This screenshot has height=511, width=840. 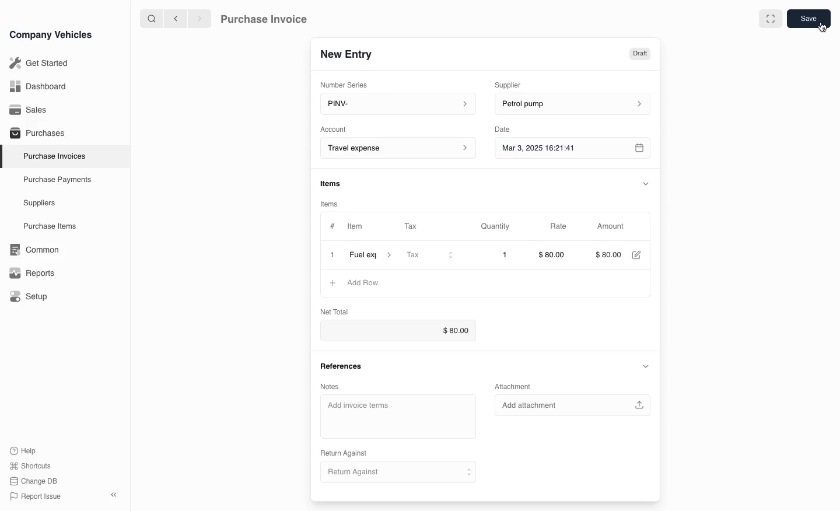 I want to click on Rate, so click(x=559, y=226).